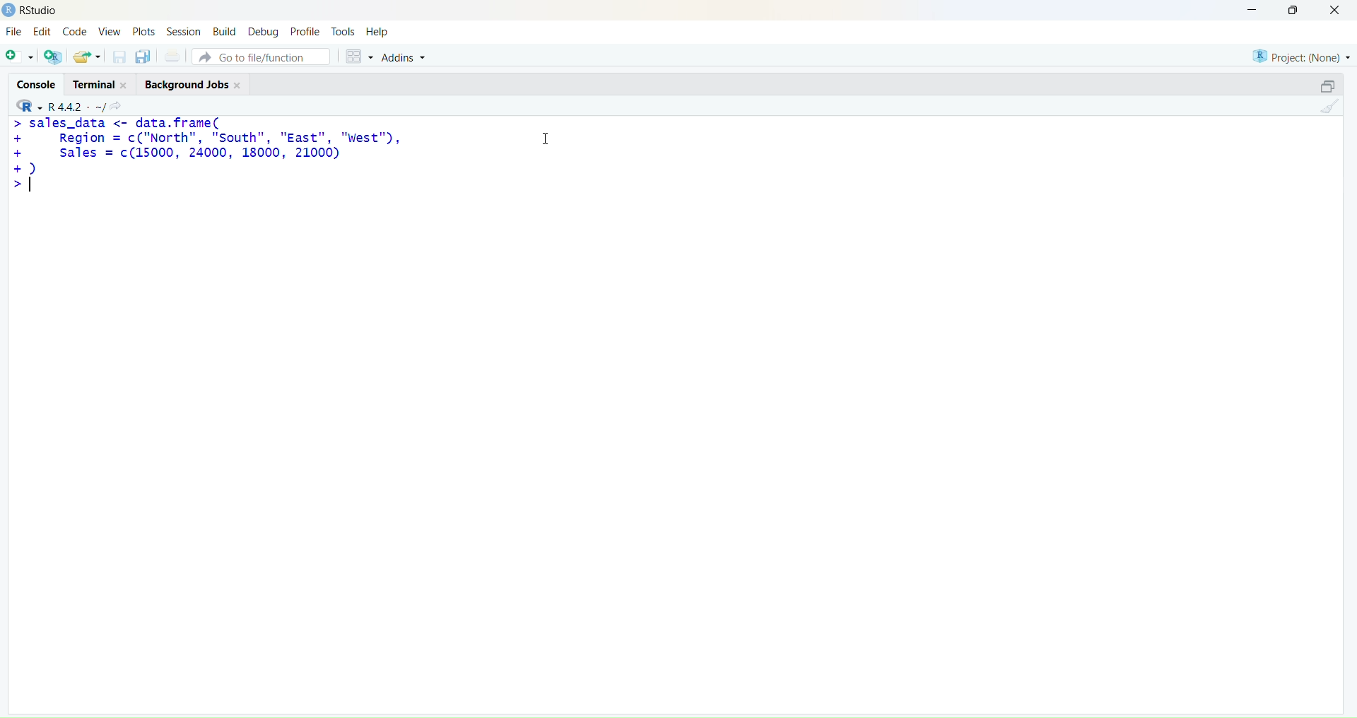 The width and height of the screenshot is (1357, 718). Describe the element at coordinates (260, 54) in the screenshot. I see `Go to file/function` at that location.